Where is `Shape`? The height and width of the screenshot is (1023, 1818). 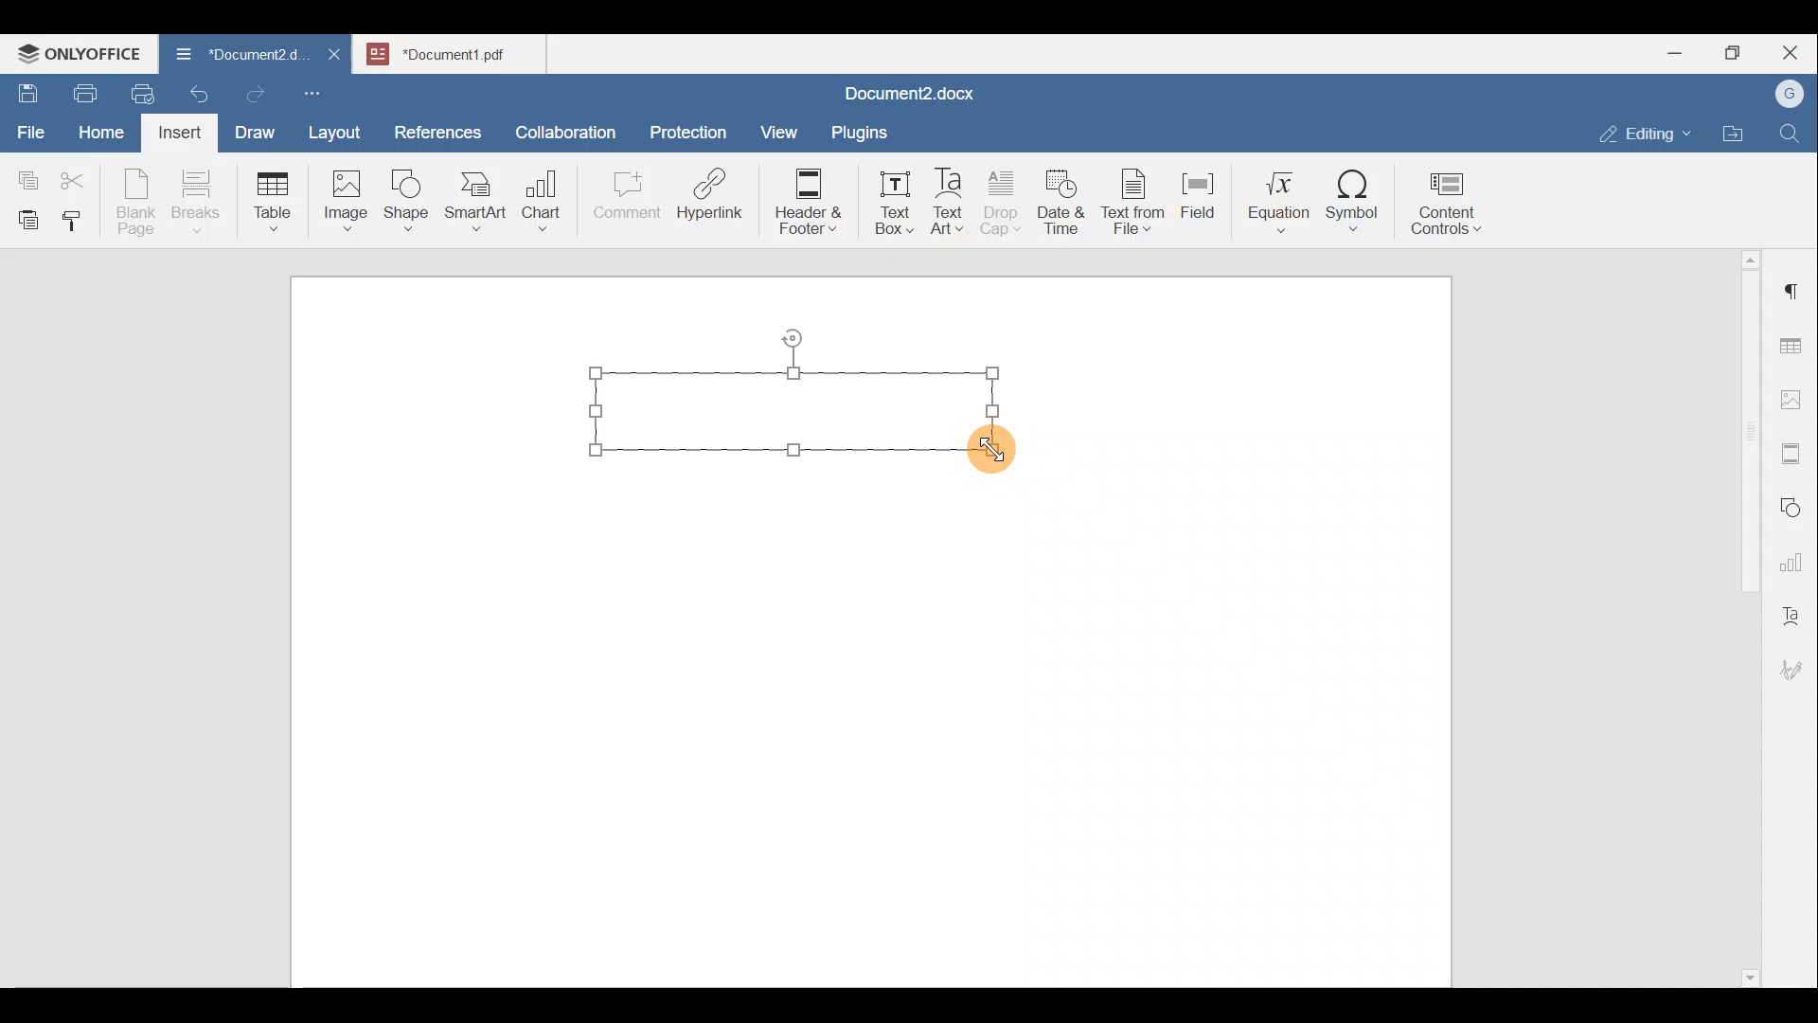 Shape is located at coordinates (408, 191).